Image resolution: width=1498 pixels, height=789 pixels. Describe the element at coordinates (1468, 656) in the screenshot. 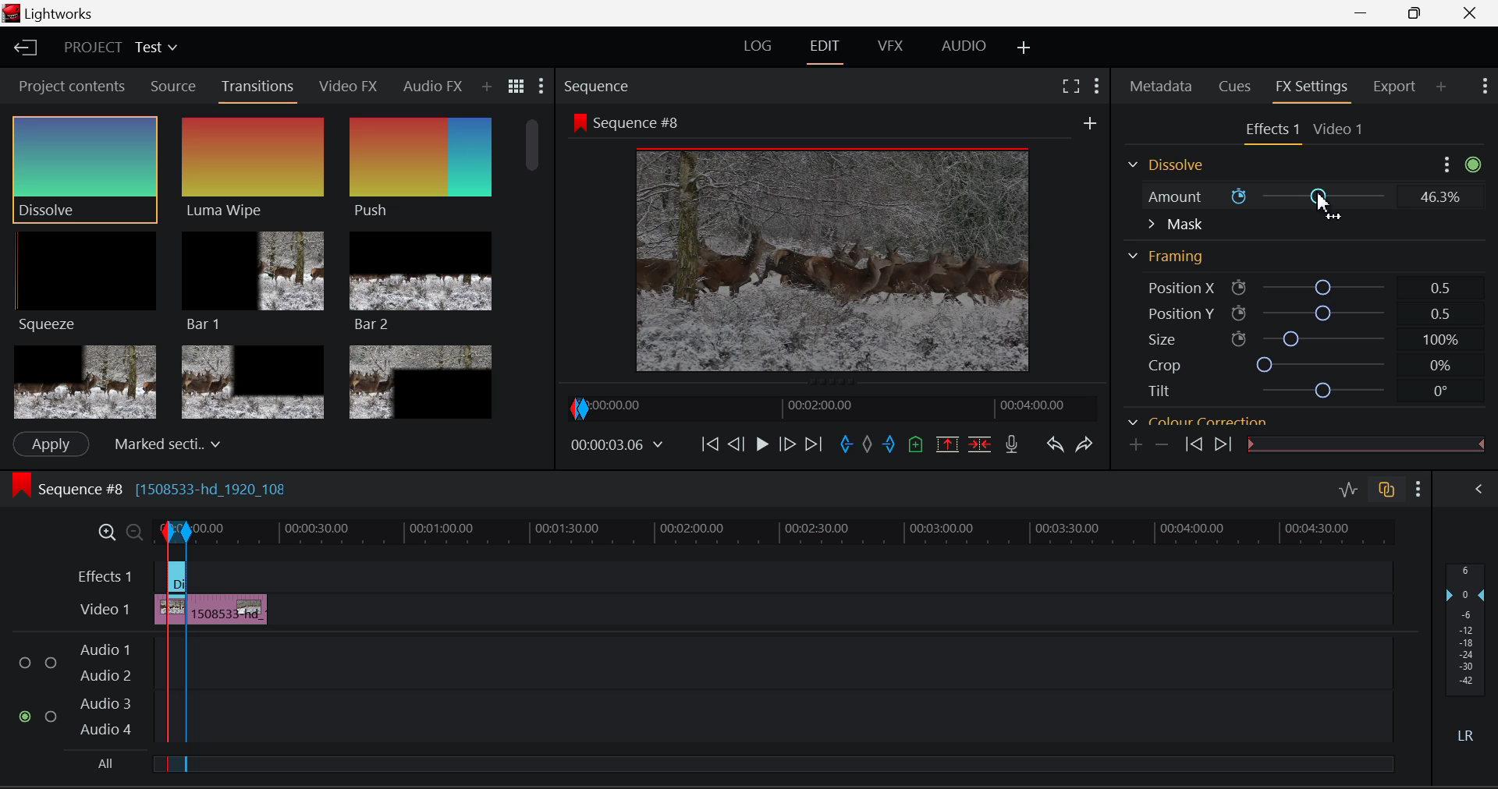

I see `Decibel Level` at that location.